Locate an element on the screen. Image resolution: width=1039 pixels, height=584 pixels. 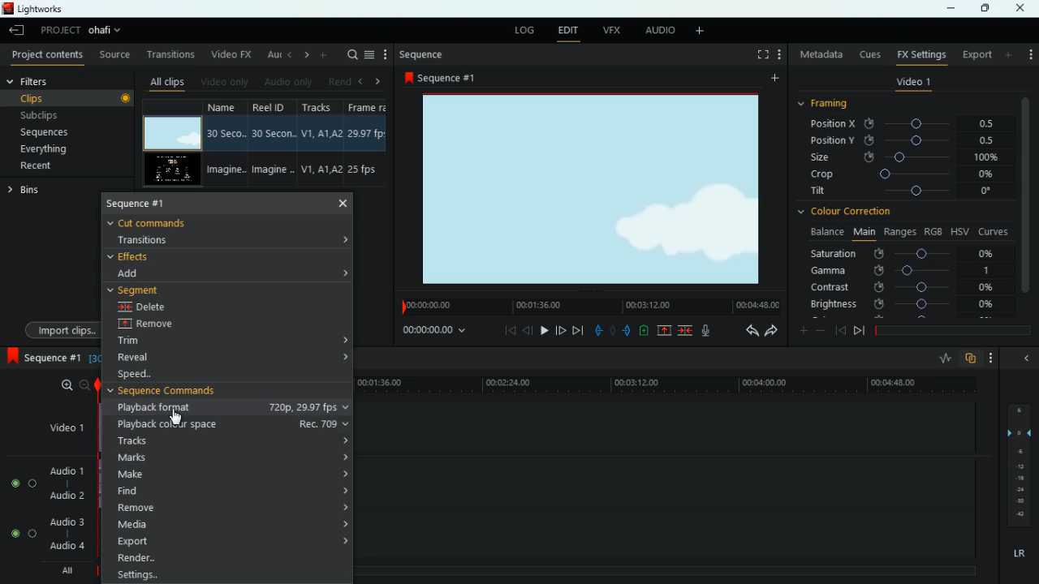
sequence is located at coordinates (423, 54).